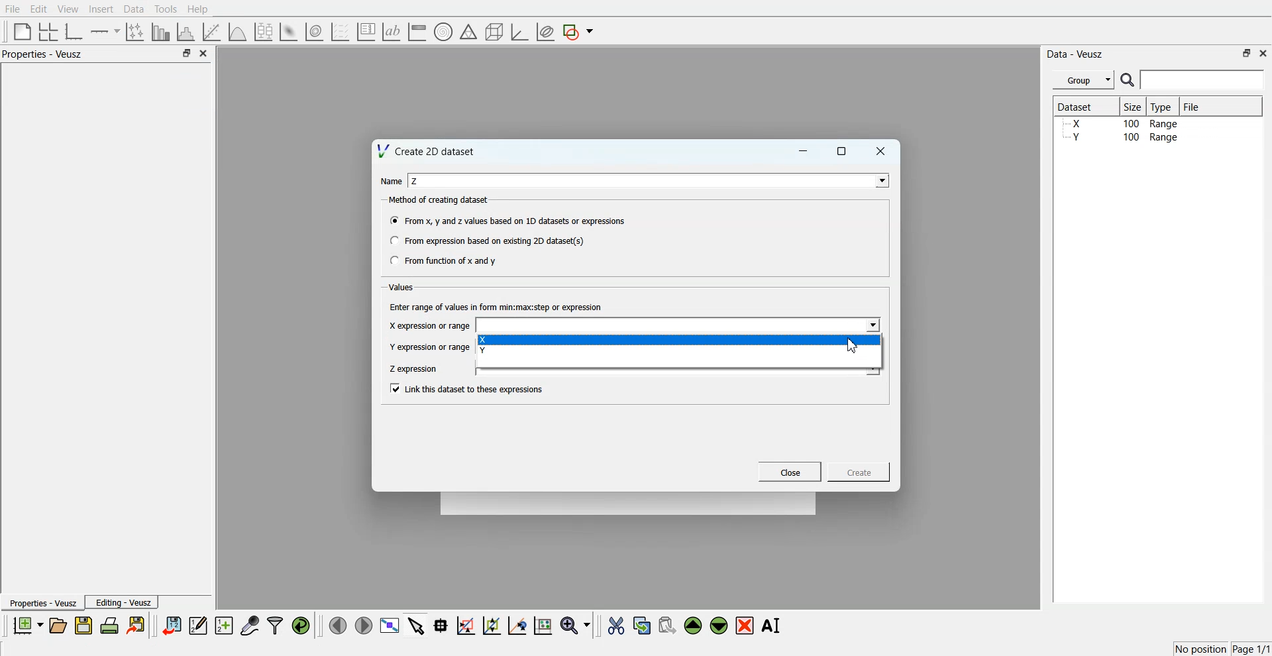 This screenshot has height=656, width=1272. What do you see at coordinates (27, 625) in the screenshot?
I see `New document` at bounding box center [27, 625].